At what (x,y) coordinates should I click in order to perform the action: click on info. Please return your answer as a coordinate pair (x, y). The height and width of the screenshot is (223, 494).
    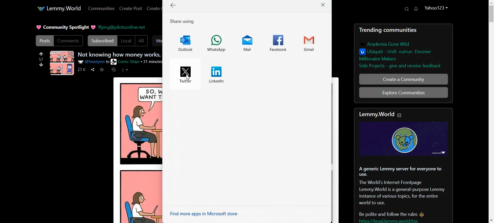
    Looking at the image, I should click on (121, 61).